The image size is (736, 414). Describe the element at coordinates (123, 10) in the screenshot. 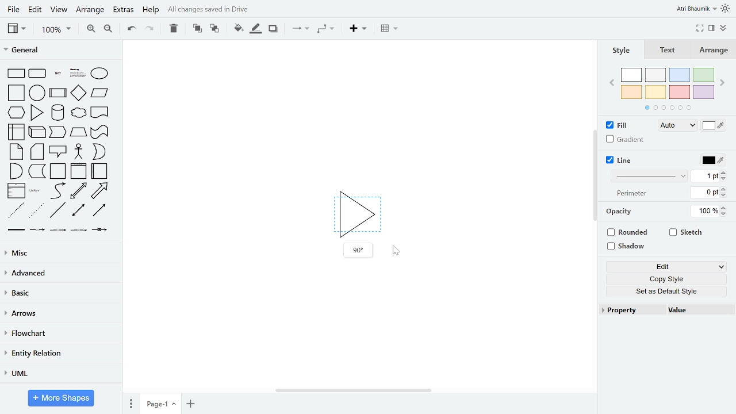

I see `extras` at that location.